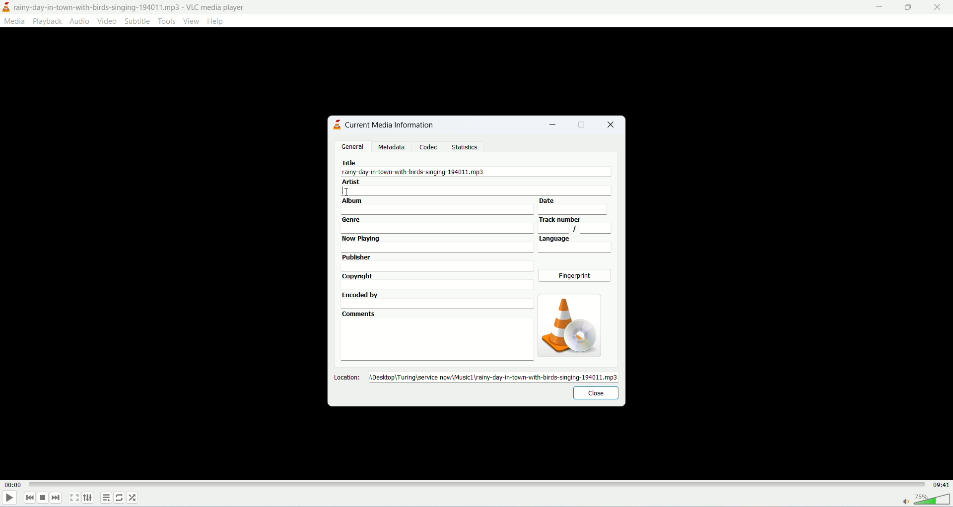 The height and width of the screenshot is (507, 953). I want to click on maximize, so click(909, 9).